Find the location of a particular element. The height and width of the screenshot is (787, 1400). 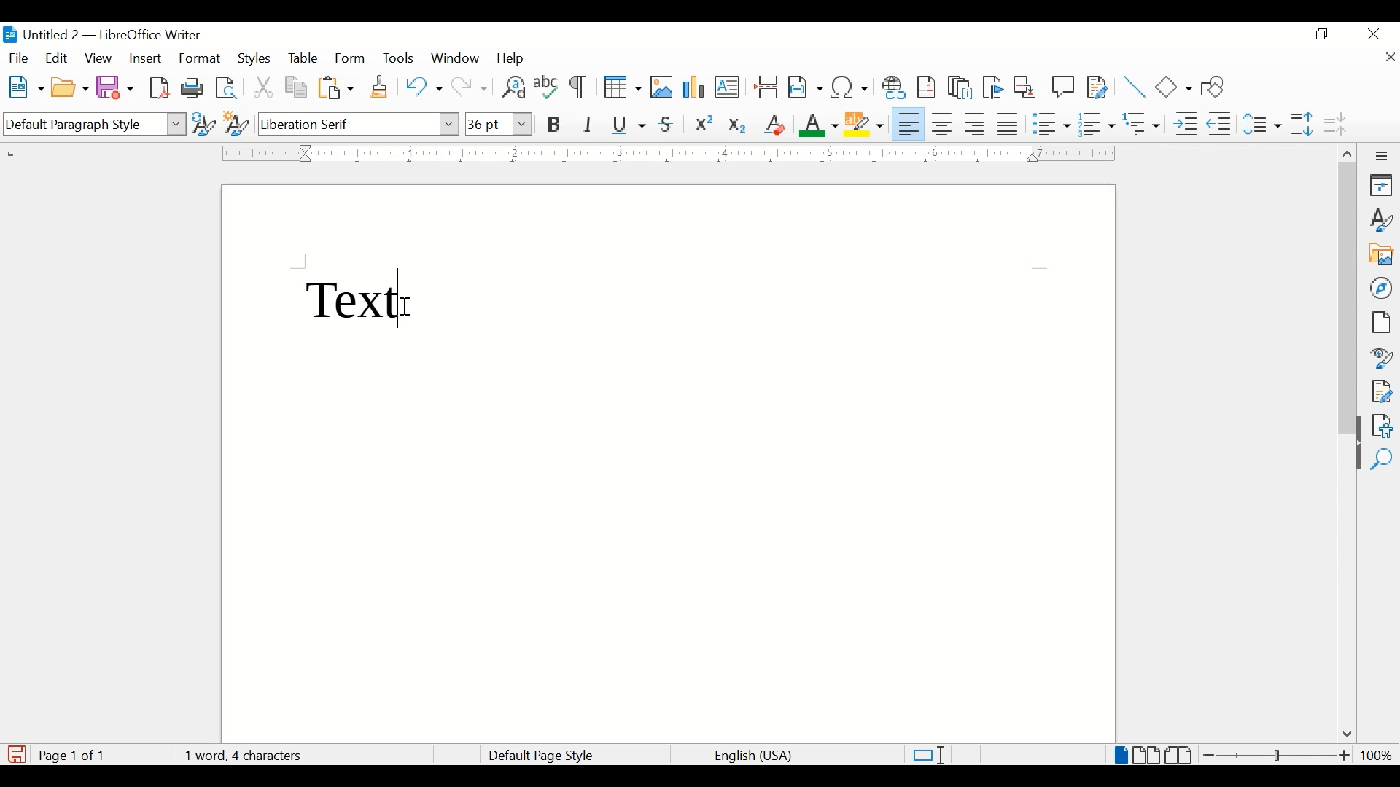

insert image is located at coordinates (662, 87).